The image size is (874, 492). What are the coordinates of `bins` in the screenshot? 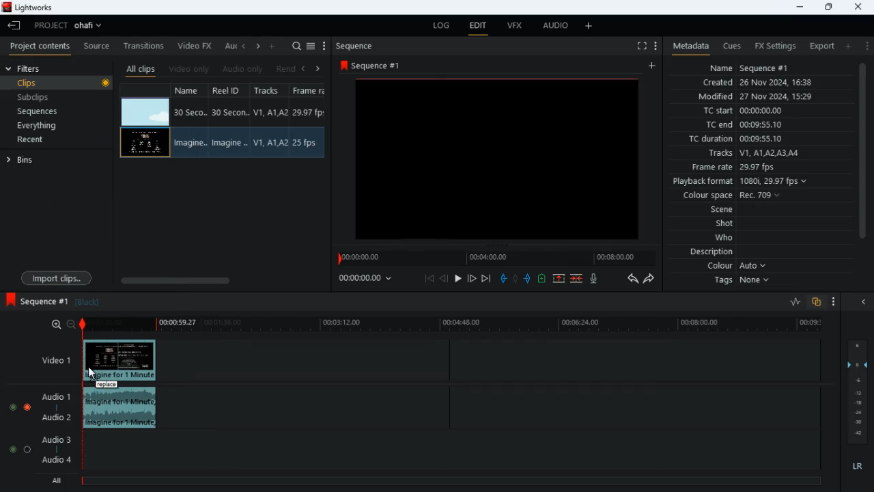 It's located at (56, 159).